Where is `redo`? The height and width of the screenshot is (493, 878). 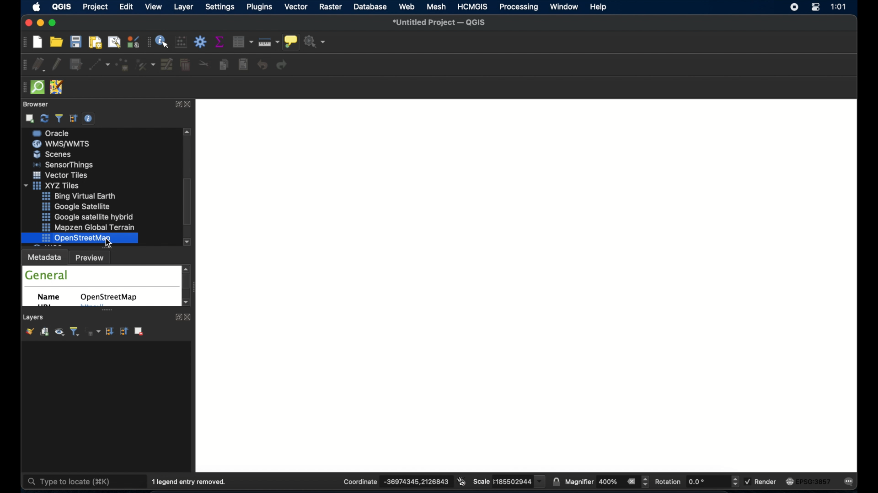
redo is located at coordinates (283, 66).